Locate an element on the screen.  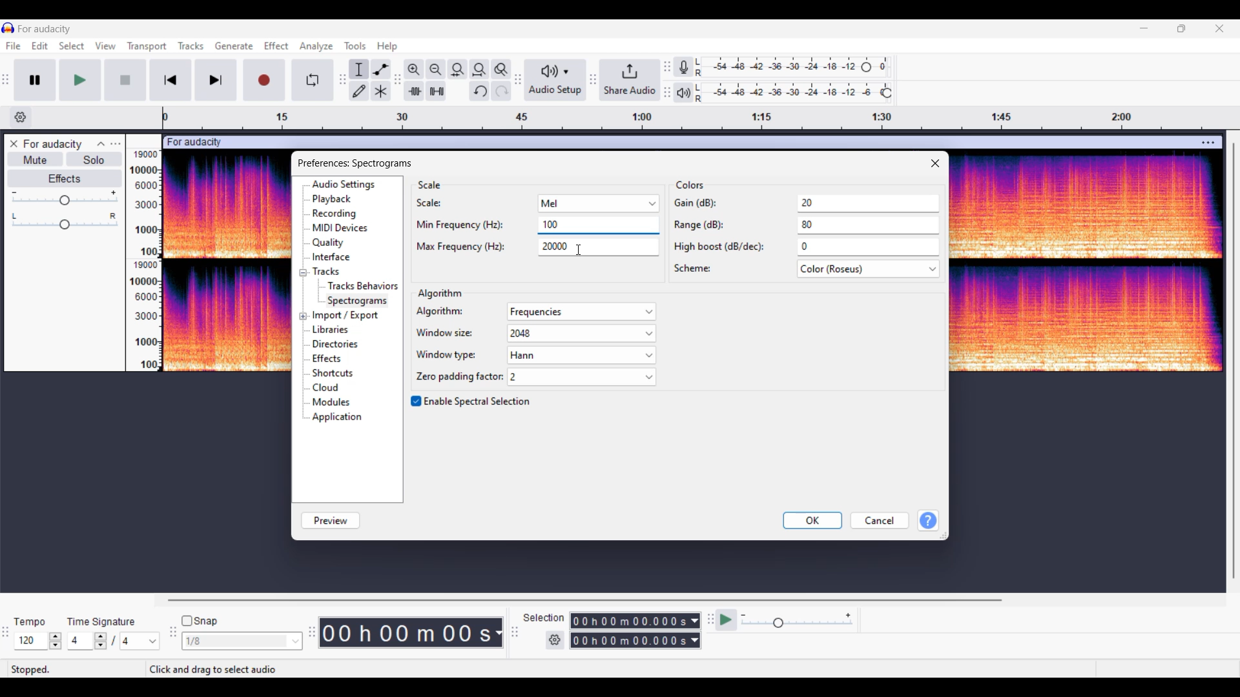
Selection duration is located at coordinates (630, 631).